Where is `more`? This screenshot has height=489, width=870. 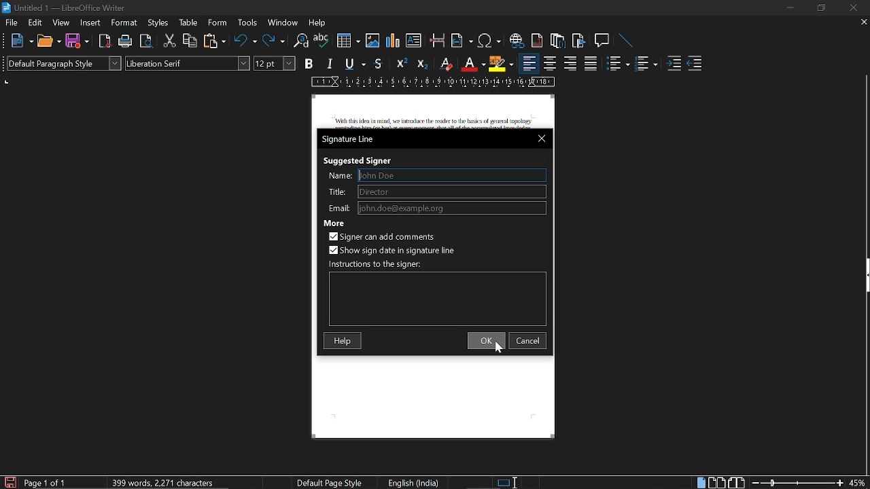 more is located at coordinates (334, 223).